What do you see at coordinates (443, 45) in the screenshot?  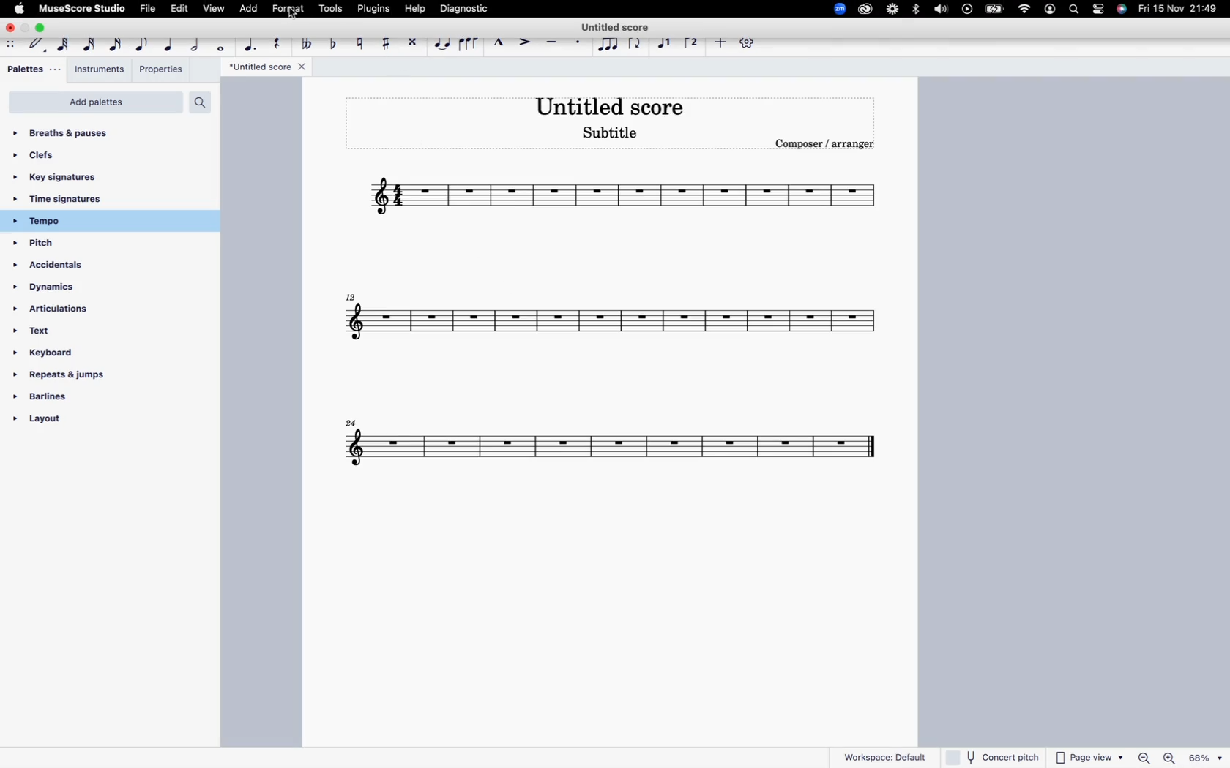 I see `tie` at bounding box center [443, 45].